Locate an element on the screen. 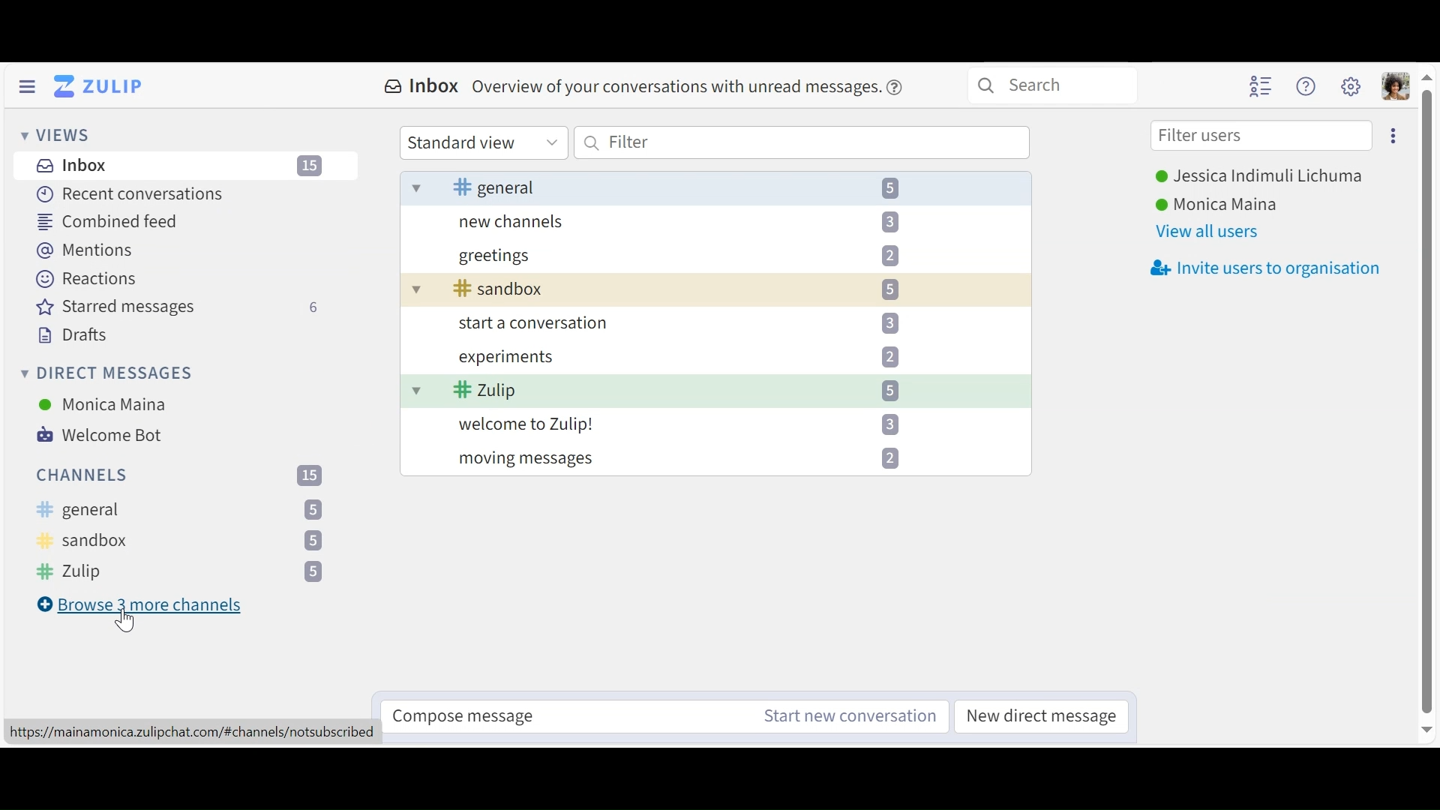 This screenshot has height=810, width=1440. Starred messages is located at coordinates (181, 307).